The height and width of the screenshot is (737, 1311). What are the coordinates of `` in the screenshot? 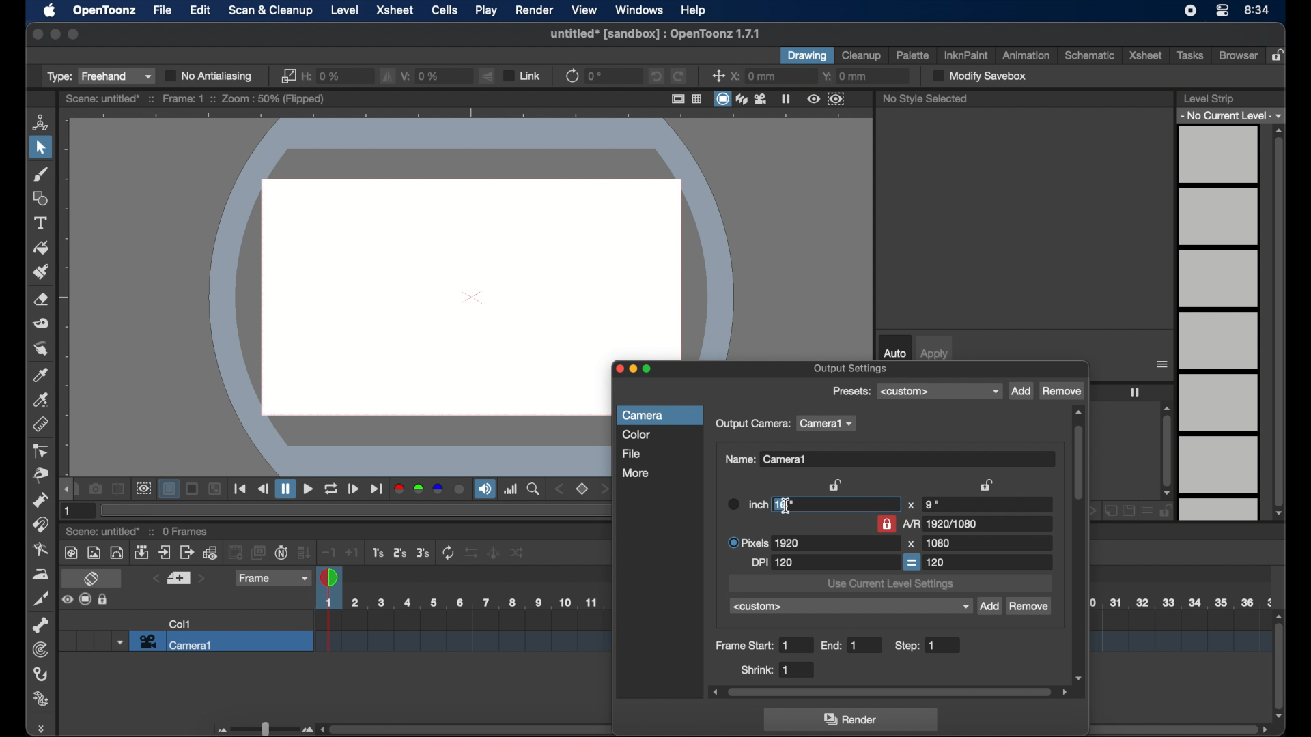 It's located at (104, 600).